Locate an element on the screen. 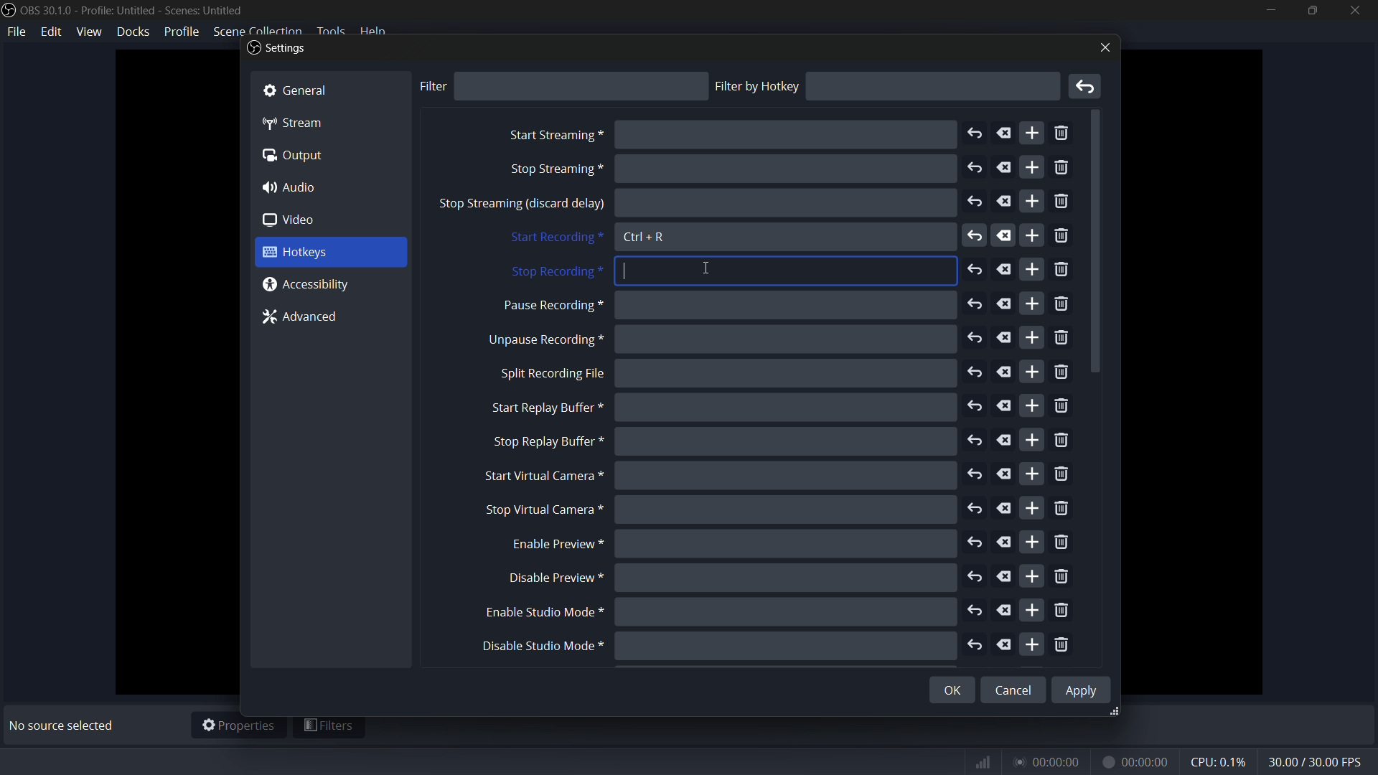  OK is located at coordinates (941, 692).